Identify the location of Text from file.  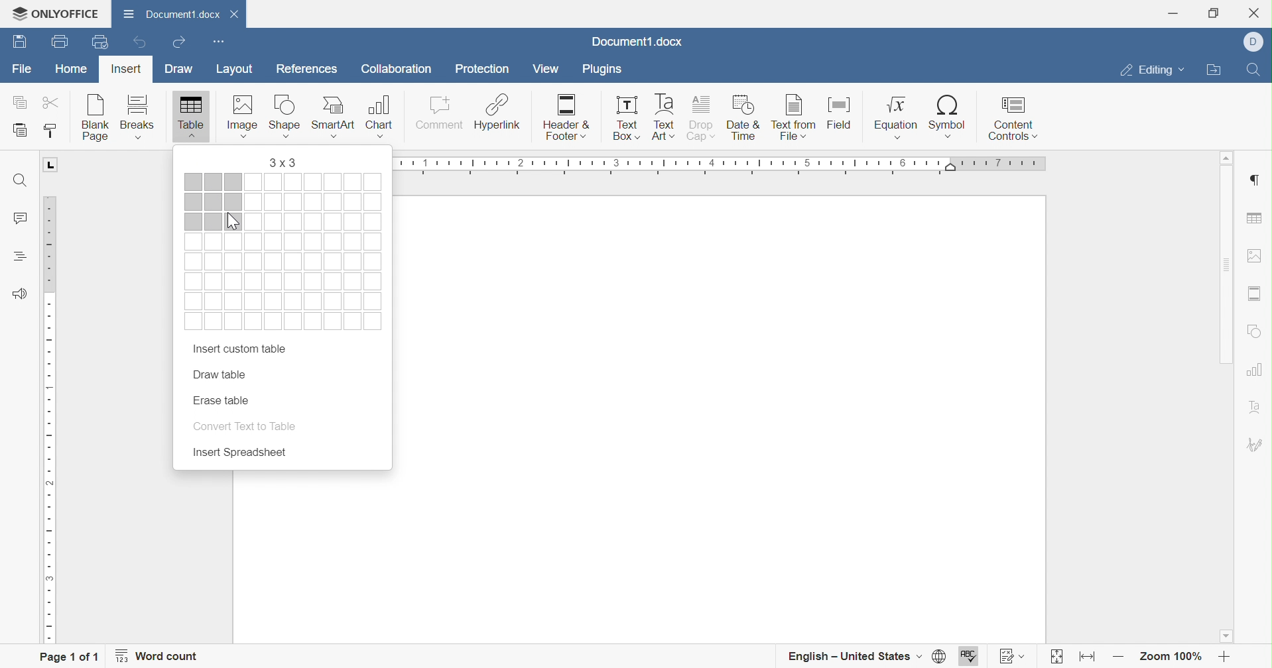
(795, 117).